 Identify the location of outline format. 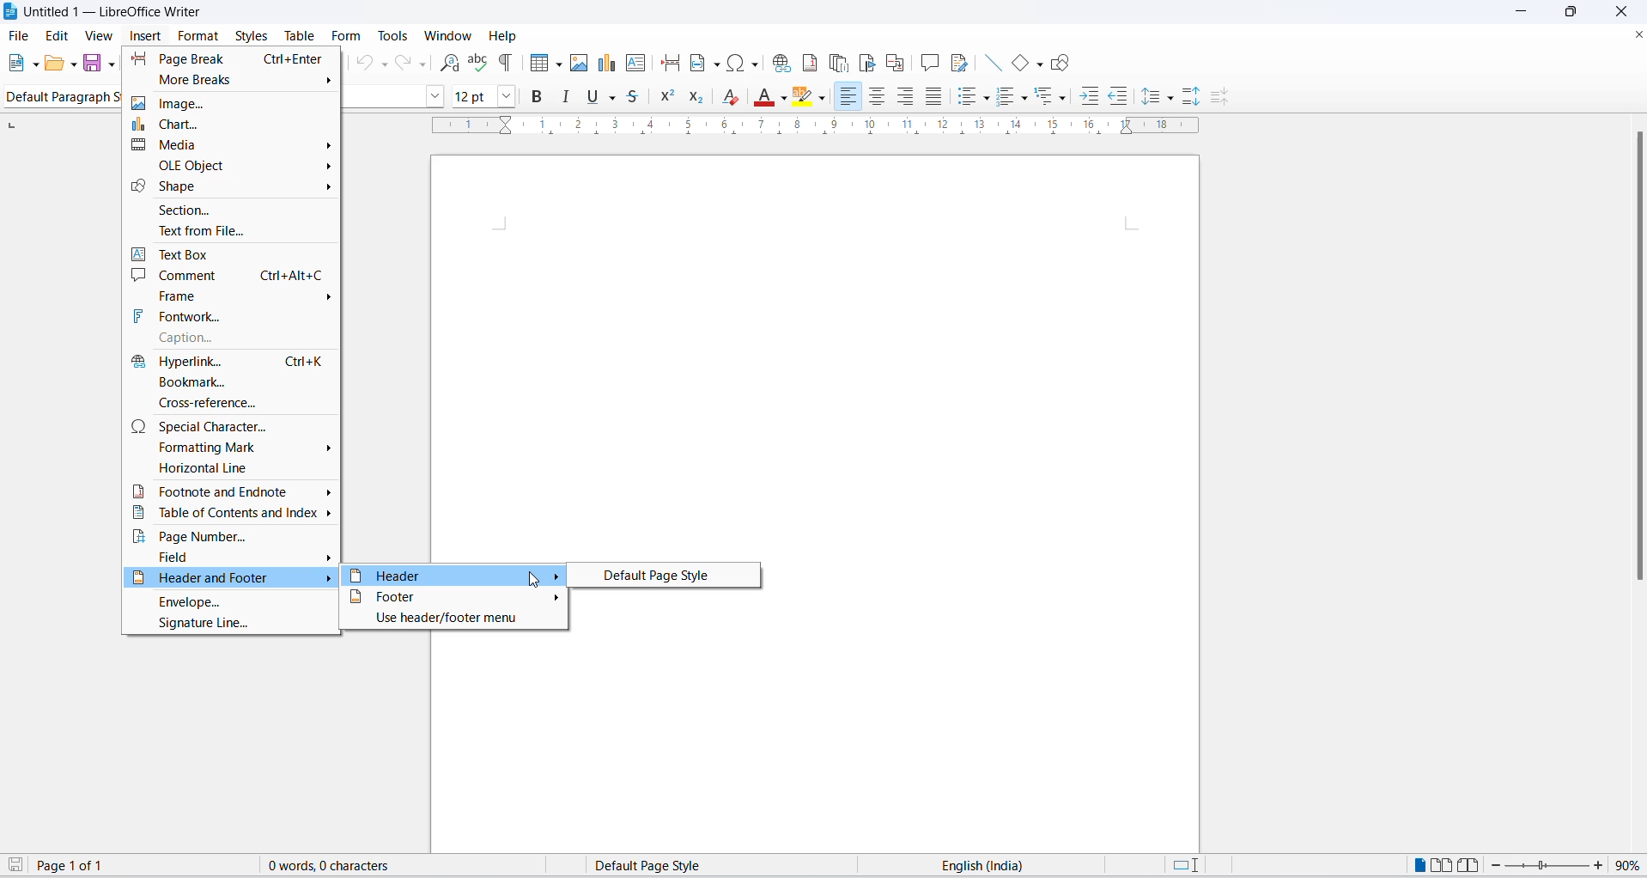
(1048, 99).